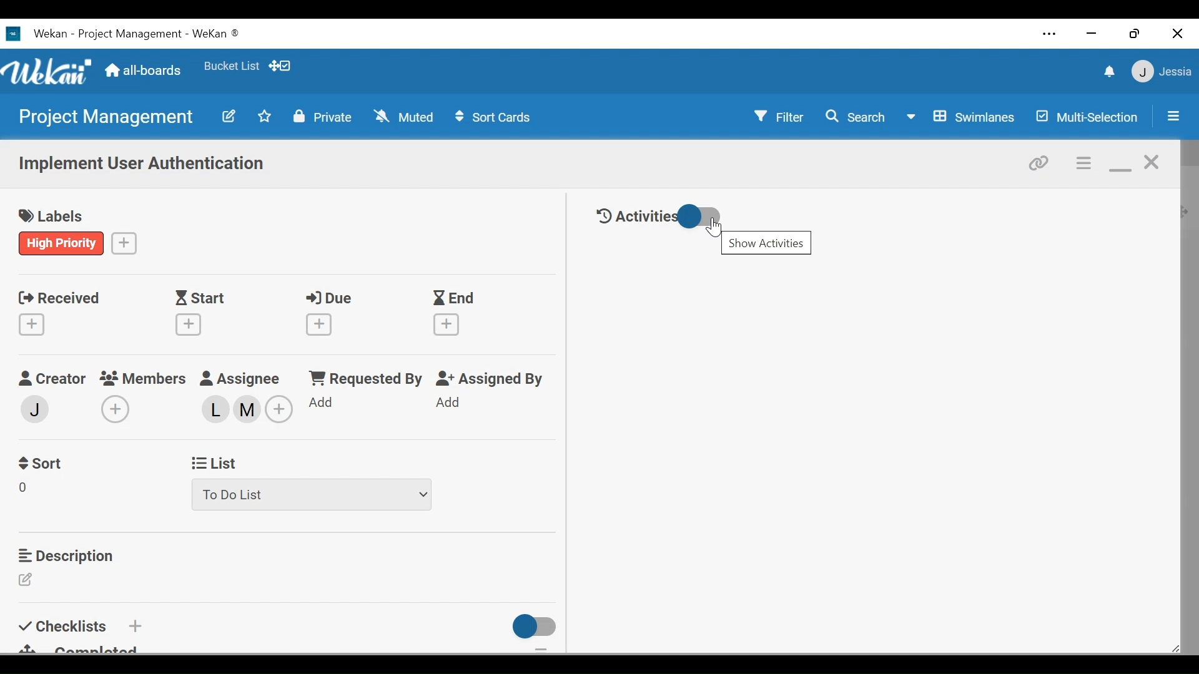 The height and width of the screenshot is (674, 1199). I want to click on Add, so click(32, 409).